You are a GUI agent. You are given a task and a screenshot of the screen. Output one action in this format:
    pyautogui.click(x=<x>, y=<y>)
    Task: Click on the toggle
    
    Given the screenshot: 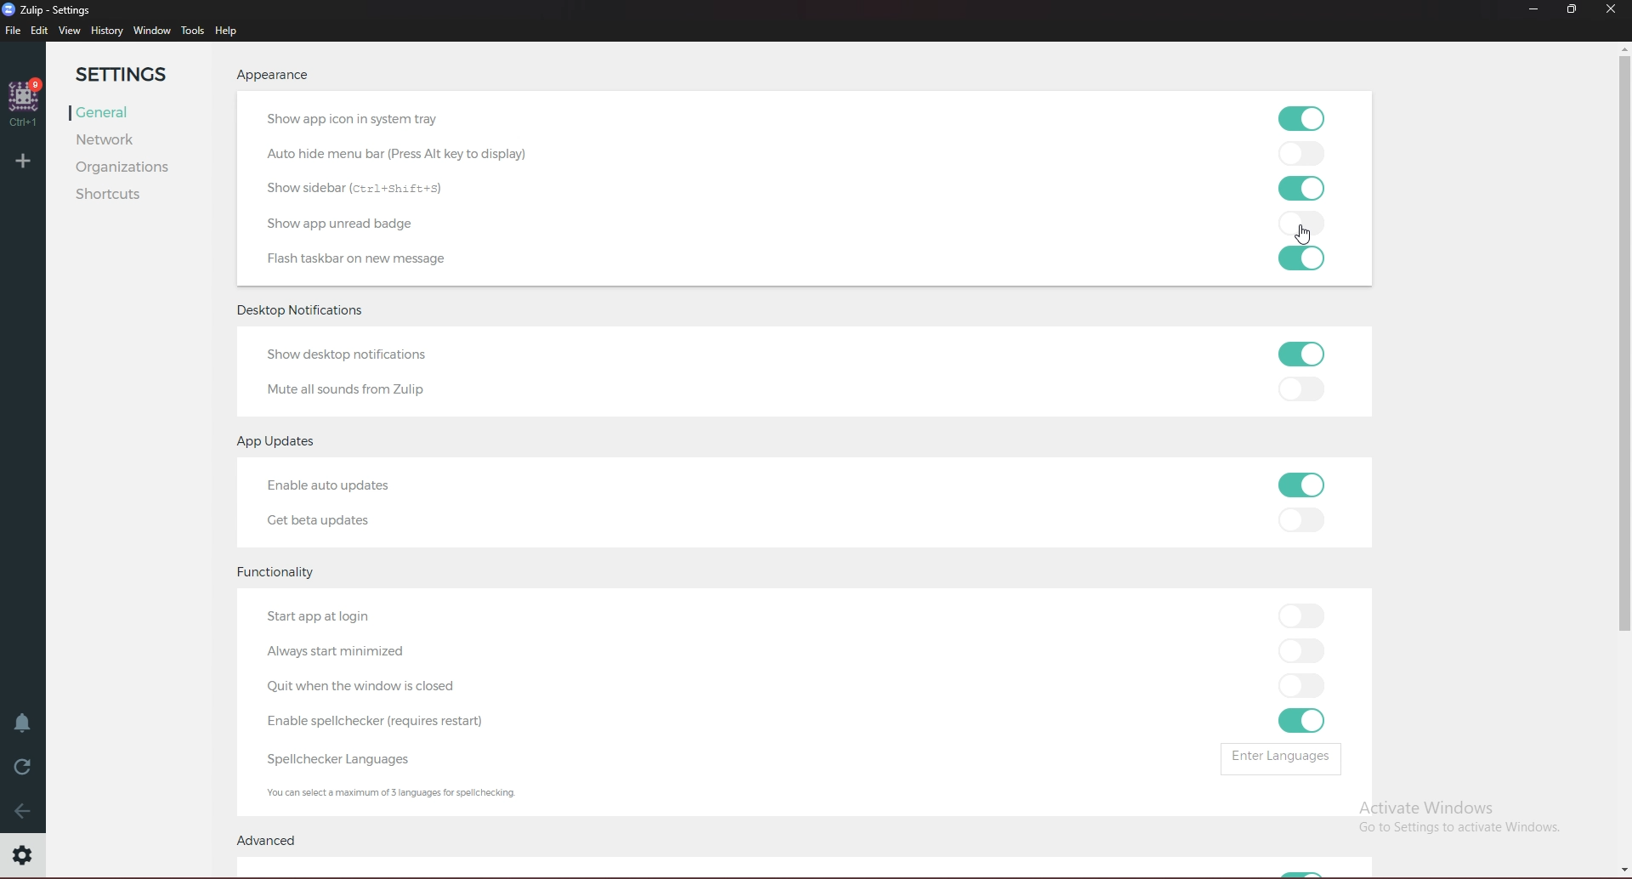 What is the action you would take?
    pyautogui.click(x=1308, y=390)
    